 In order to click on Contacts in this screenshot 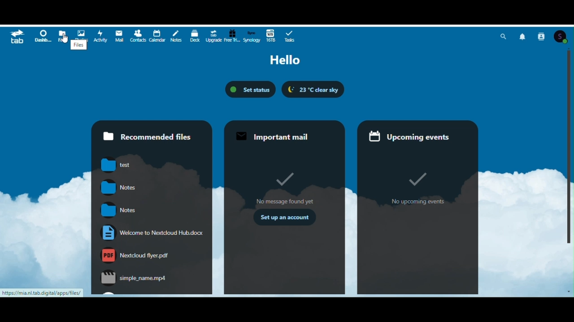, I will do `click(139, 36)`.